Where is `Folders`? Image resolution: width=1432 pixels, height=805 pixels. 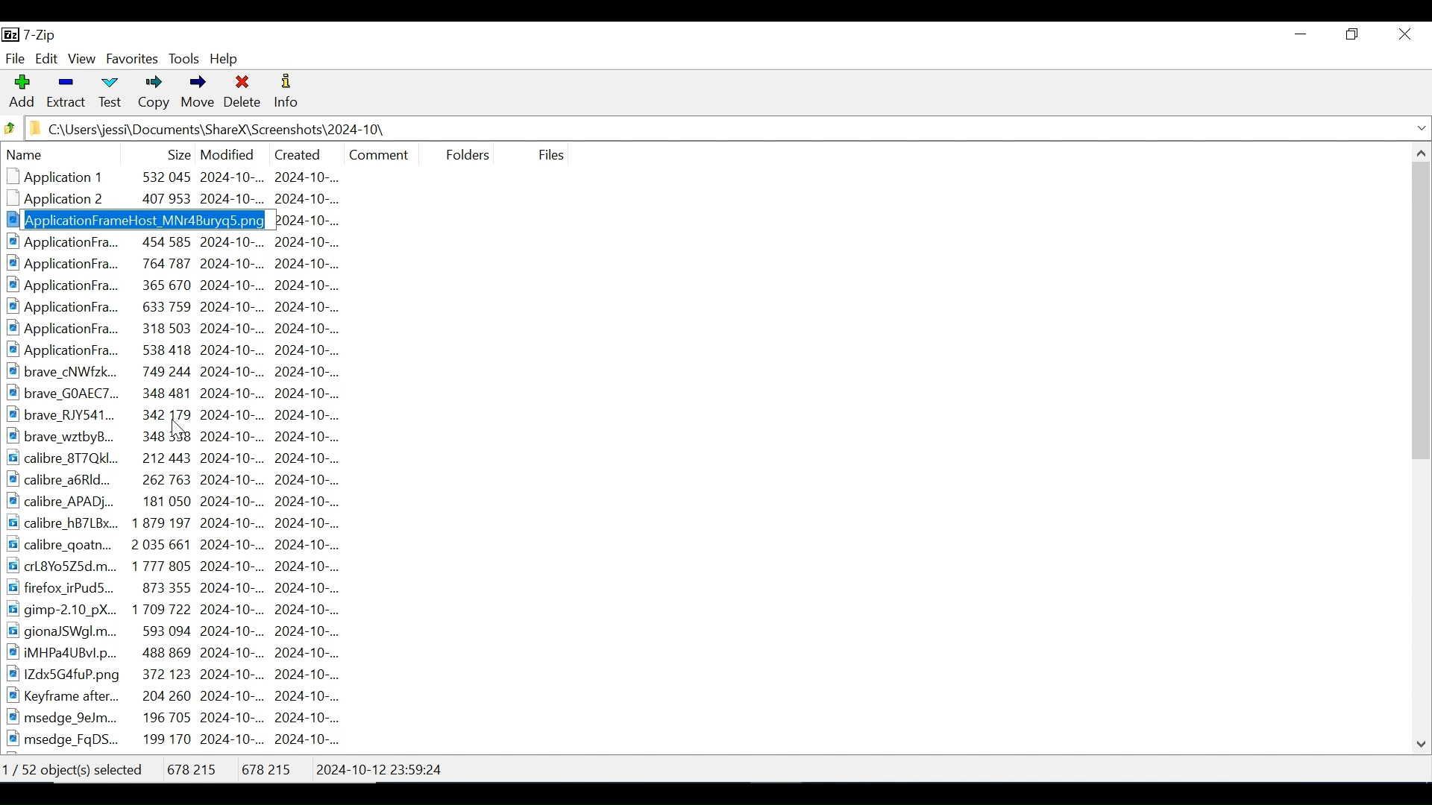 Folders is located at coordinates (463, 153).